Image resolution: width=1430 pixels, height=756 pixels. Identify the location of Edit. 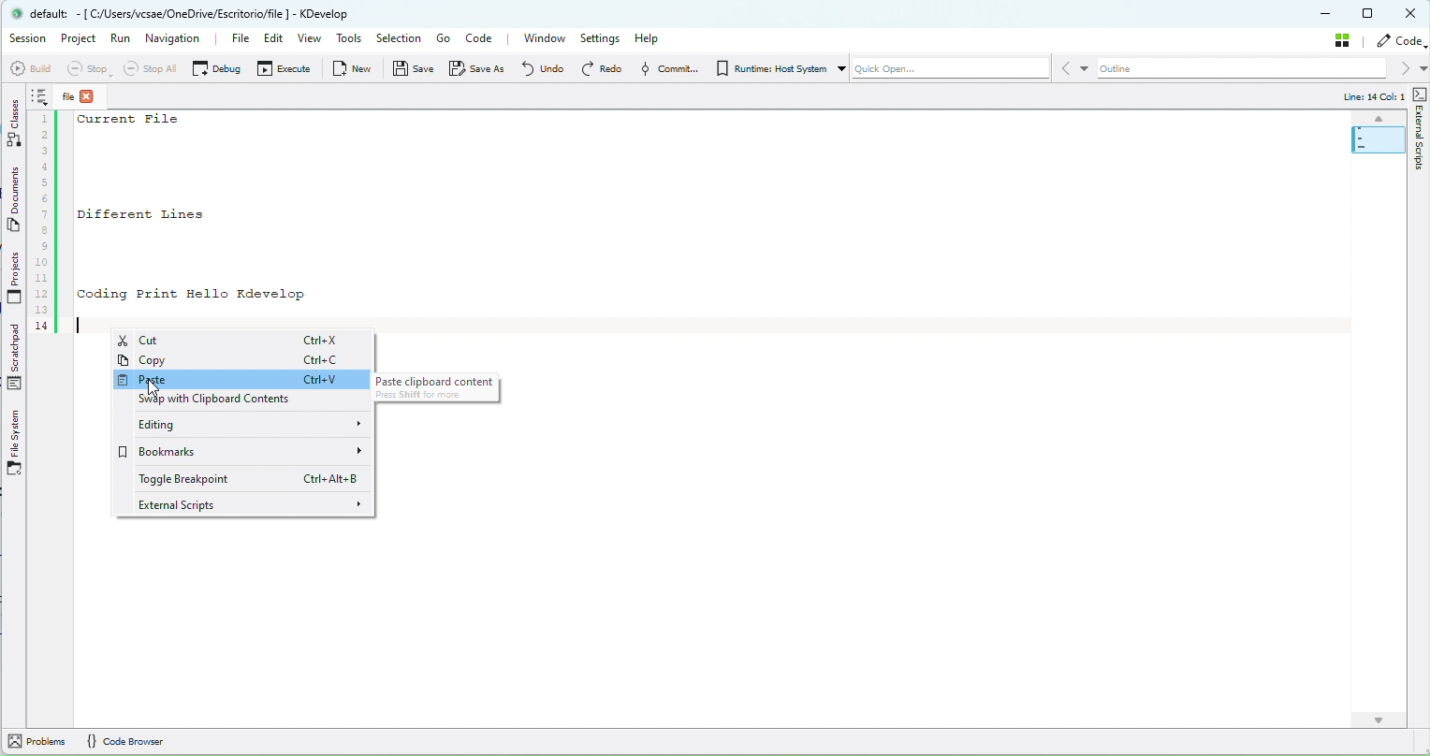
(270, 41).